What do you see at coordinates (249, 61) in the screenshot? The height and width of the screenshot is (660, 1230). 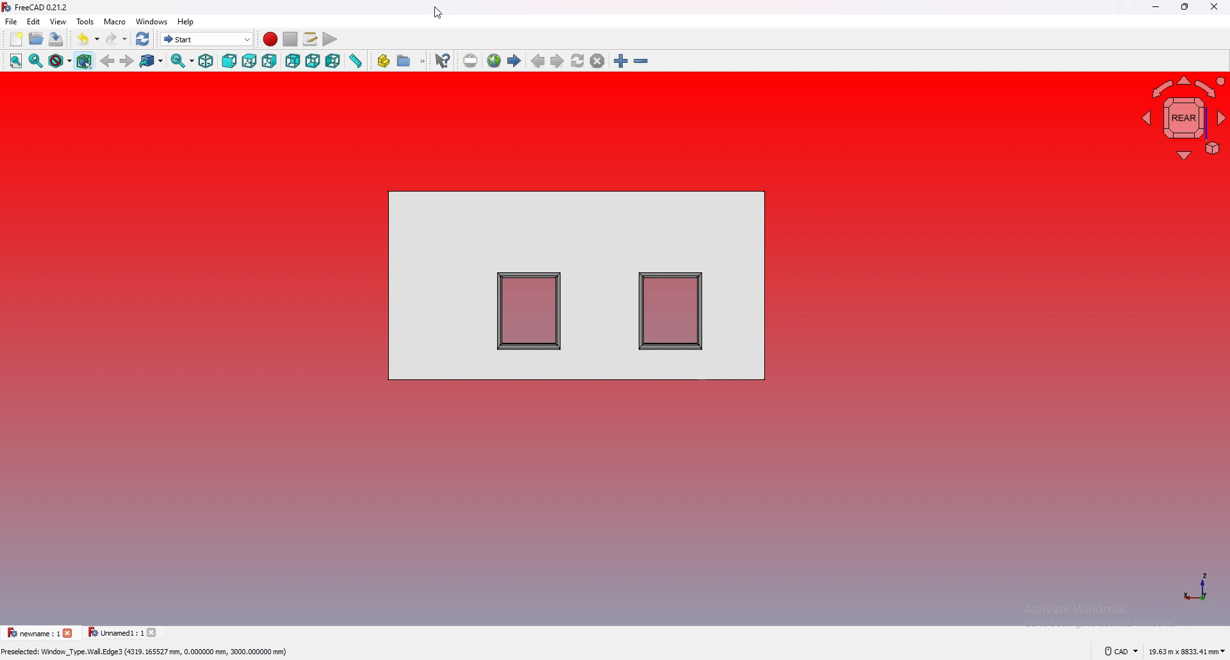 I see `top` at bounding box center [249, 61].